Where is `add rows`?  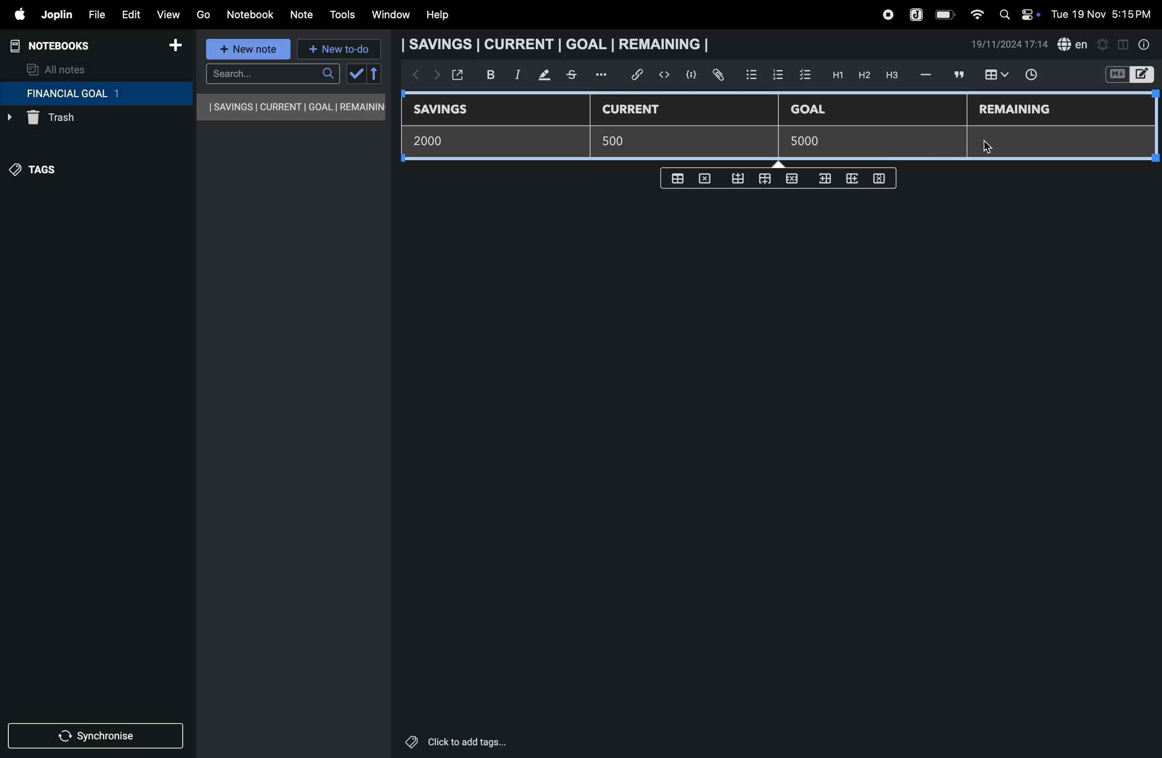
add rows is located at coordinates (853, 183).